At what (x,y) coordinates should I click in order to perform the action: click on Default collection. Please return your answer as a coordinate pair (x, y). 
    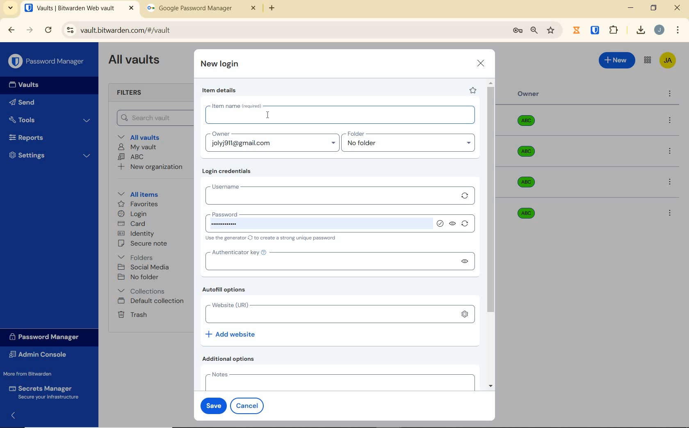
    Looking at the image, I should click on (152, 301).